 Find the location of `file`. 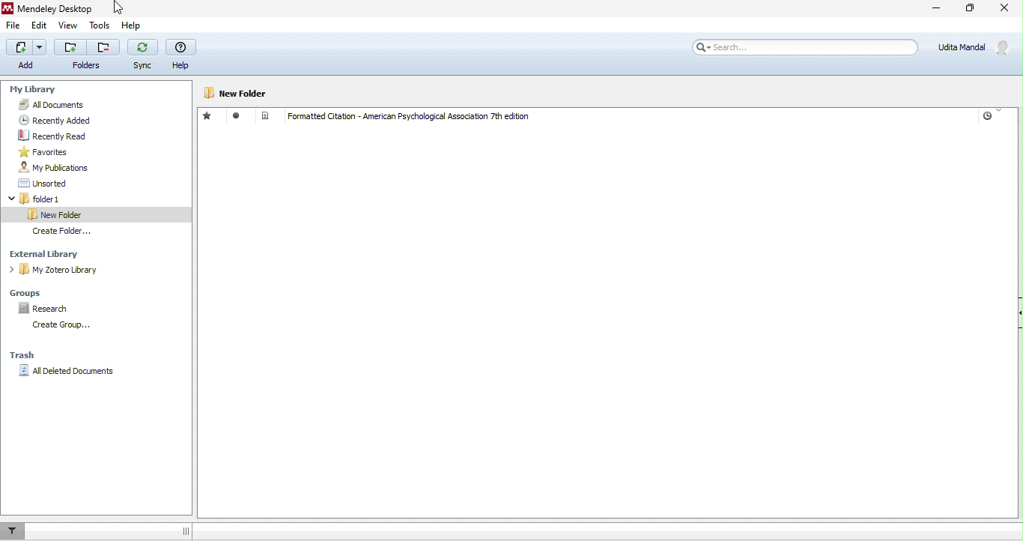

file is located at coordinates (11, 25).